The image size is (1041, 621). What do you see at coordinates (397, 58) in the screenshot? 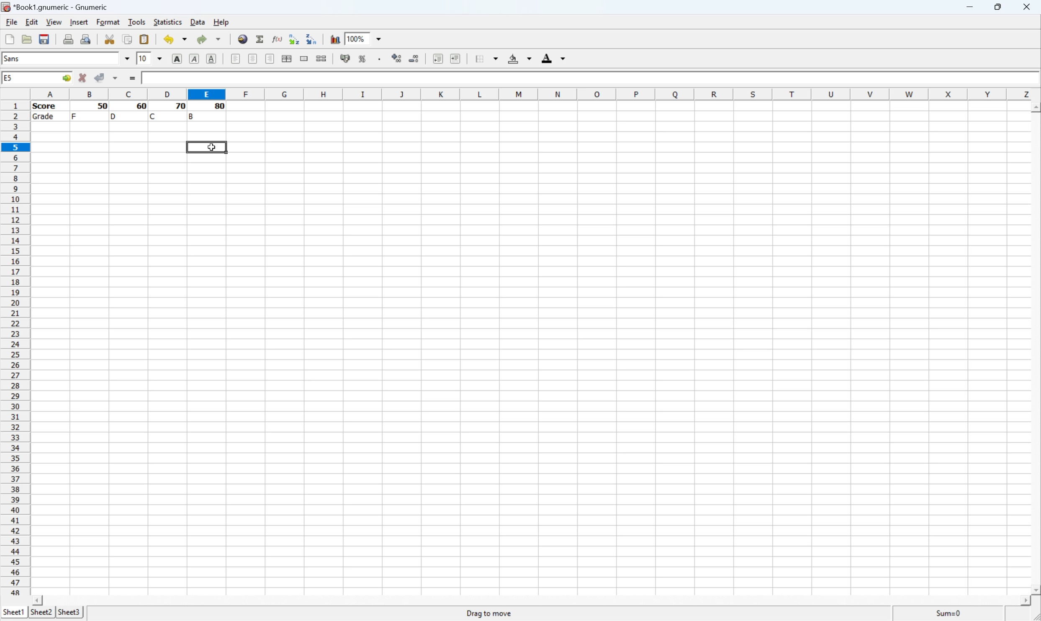
I see `Increase the number of decimals displayed` at bounding box center [397, 58].